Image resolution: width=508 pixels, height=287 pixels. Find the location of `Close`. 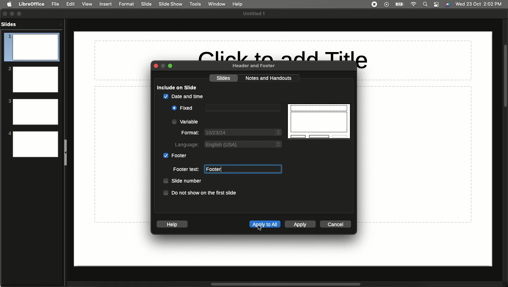

Close is located at coordinates (158, 66).